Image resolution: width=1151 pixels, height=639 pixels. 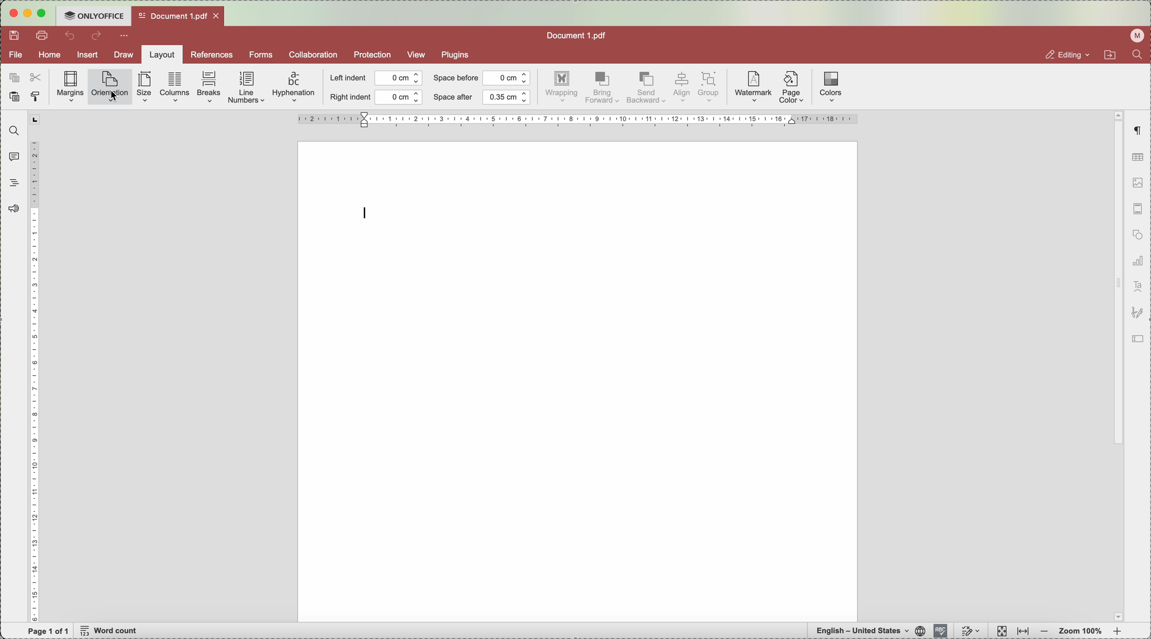 I want to click on send backward, so click(x=646, y=89).